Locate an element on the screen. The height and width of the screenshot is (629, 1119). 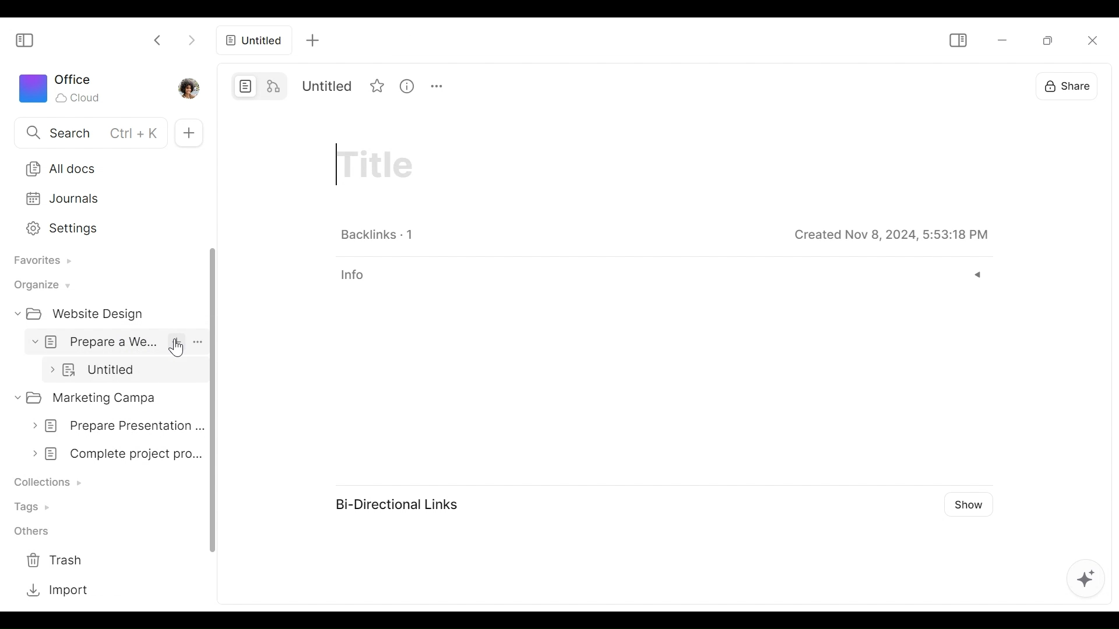
Document is located at coordinates (107, 397).